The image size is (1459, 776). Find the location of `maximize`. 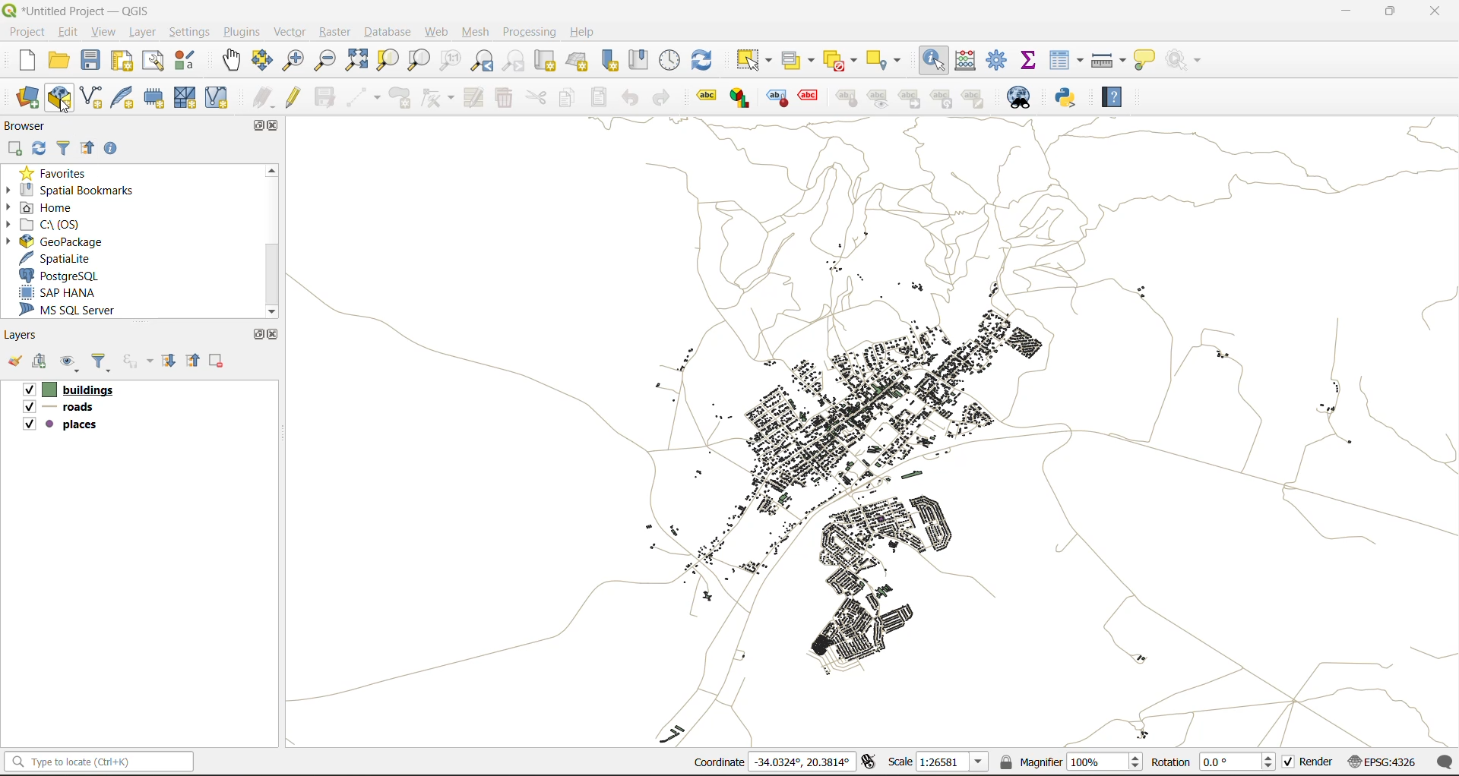

maximize is located at coordinates (1389, 14).